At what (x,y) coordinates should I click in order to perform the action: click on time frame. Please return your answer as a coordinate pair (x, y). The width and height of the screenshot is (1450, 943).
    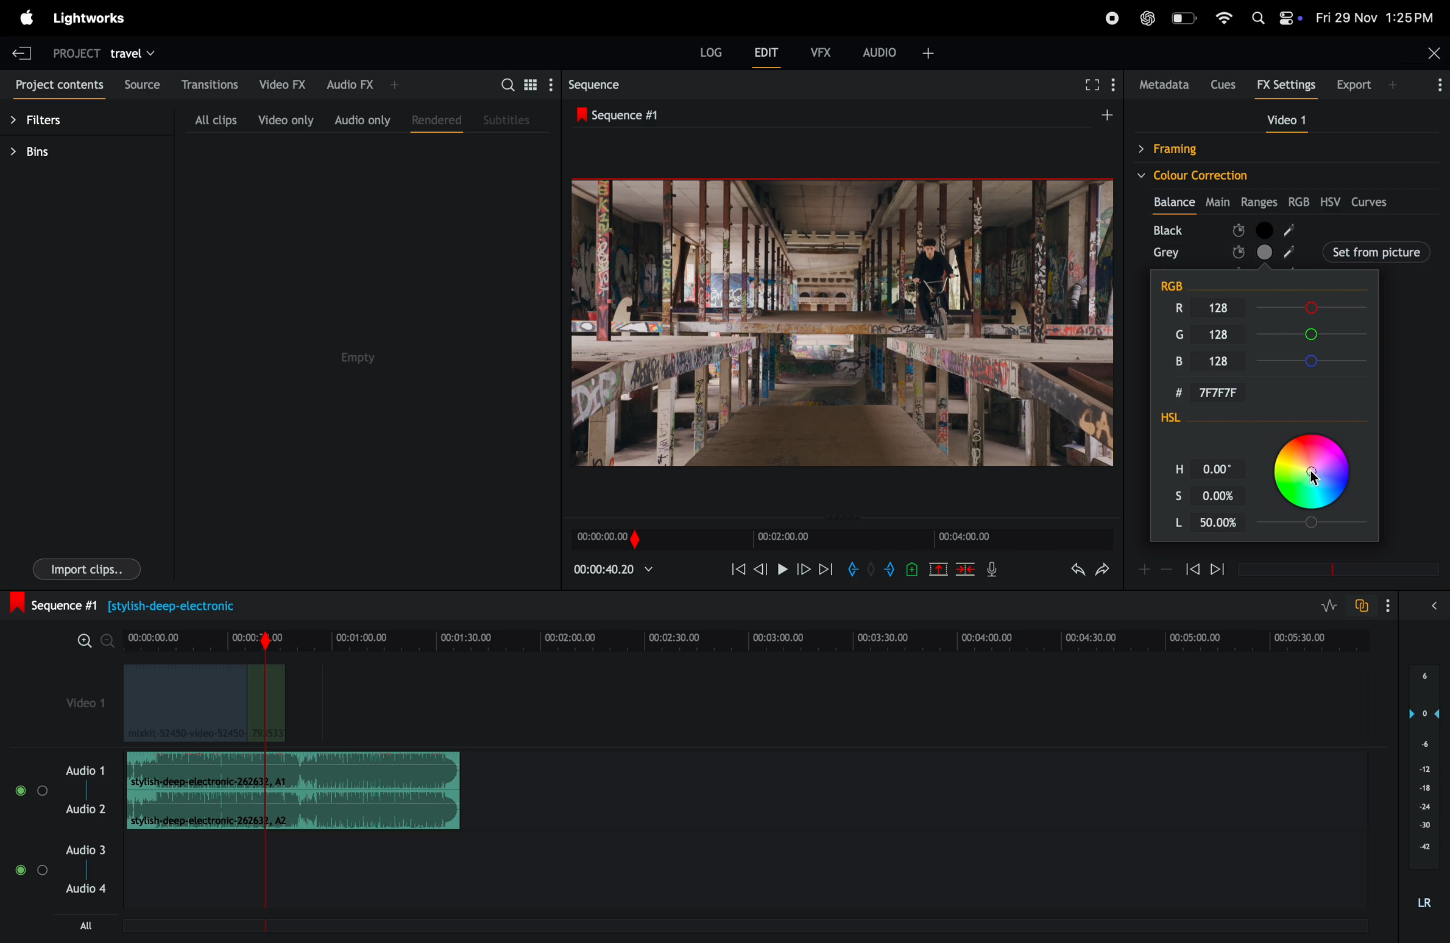
    Looking at the image, I should click on (1334, 570).